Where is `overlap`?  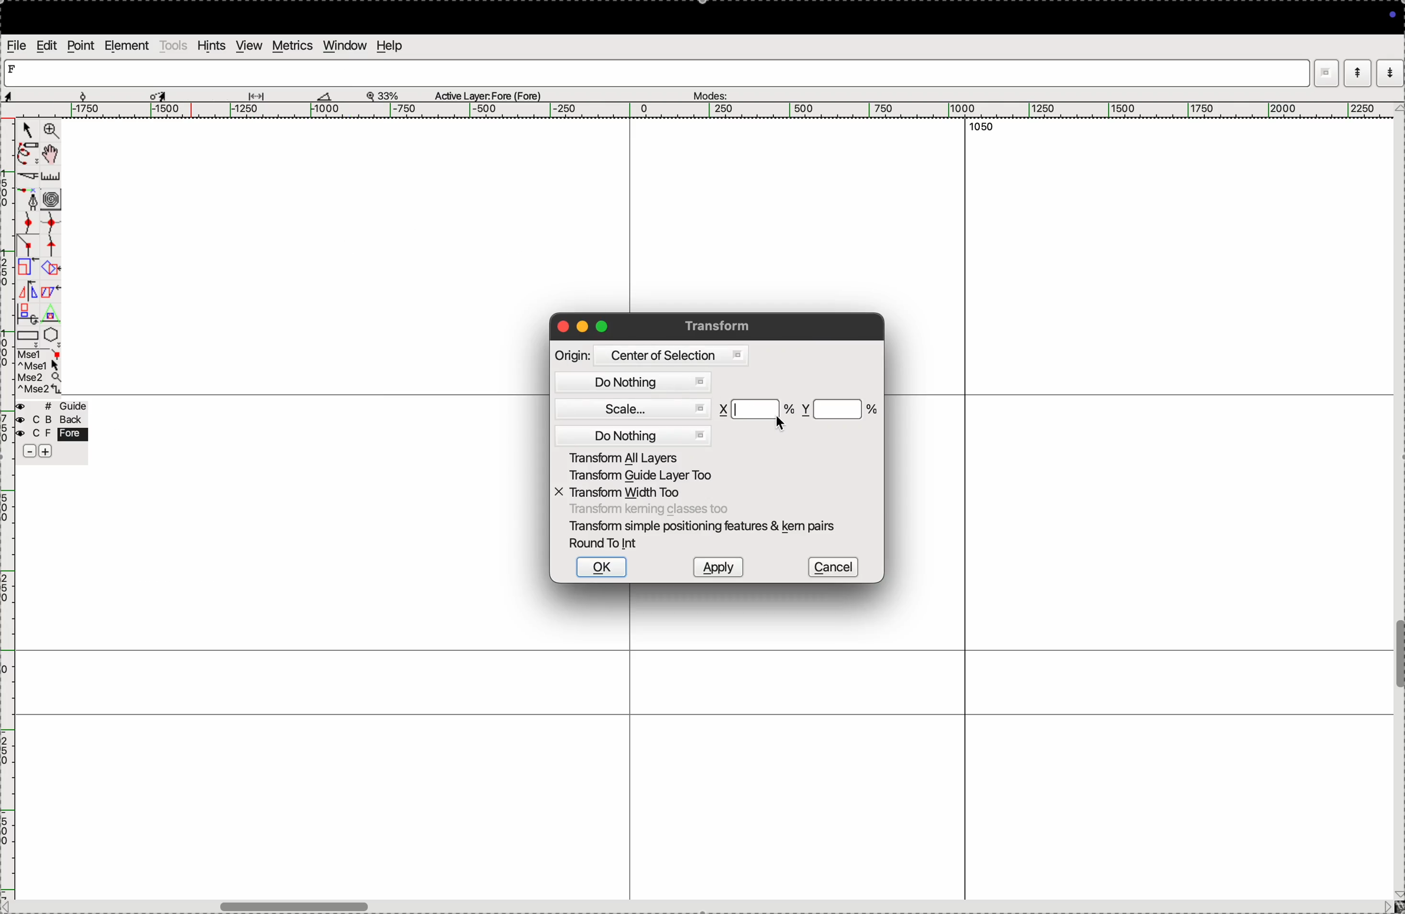
overlap is located at coordinates (52, 268).